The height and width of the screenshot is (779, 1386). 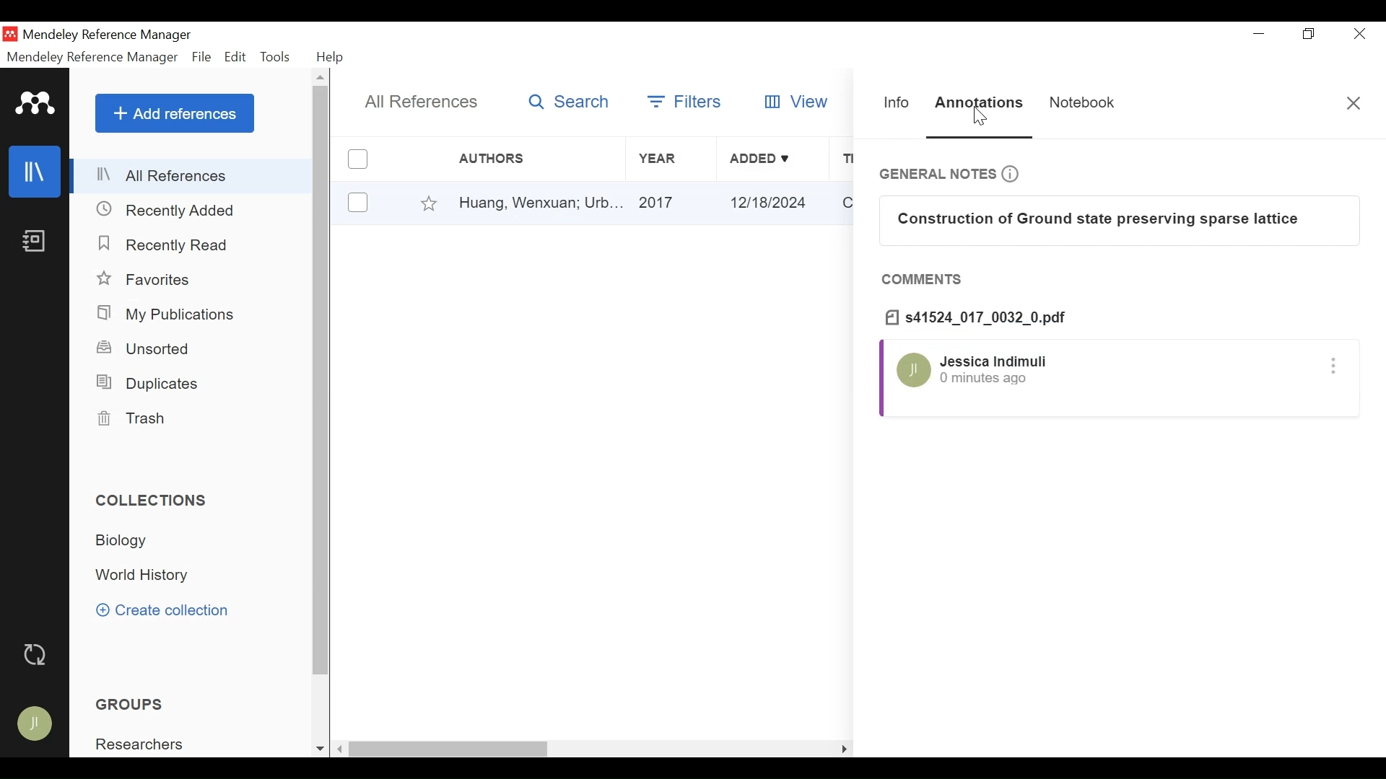 What do you see at coordinates (150, 349) in the screenshot?
I see `Unsorted` at bounding box center [150, 349].